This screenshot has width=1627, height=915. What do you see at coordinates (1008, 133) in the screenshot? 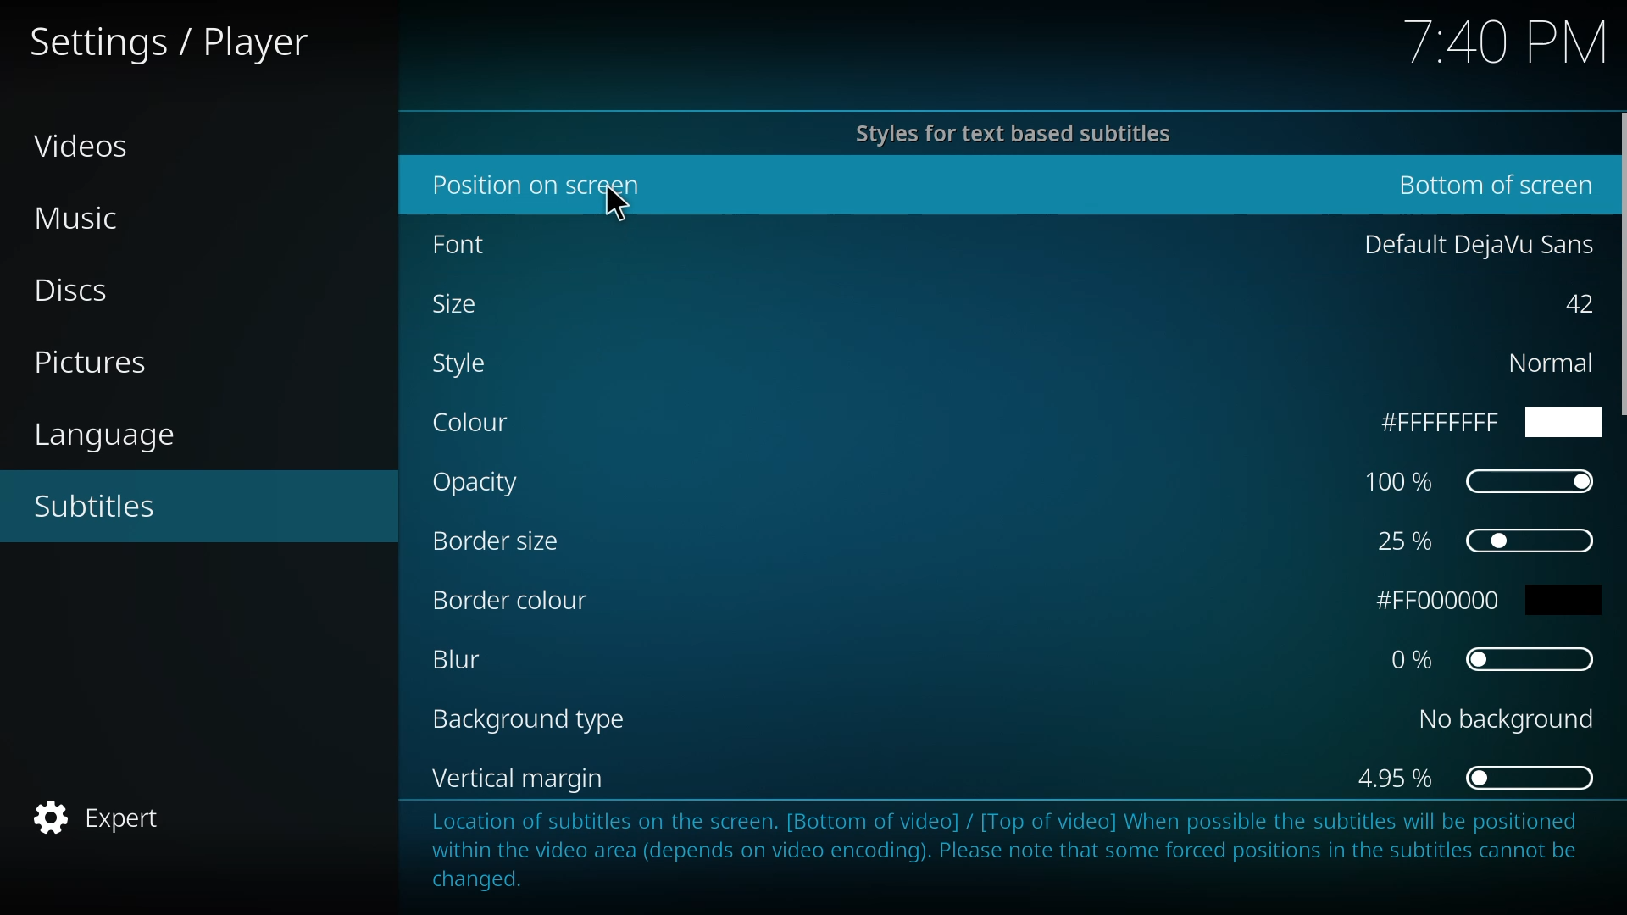
I see `styles` at bounding box center [1008, 133].